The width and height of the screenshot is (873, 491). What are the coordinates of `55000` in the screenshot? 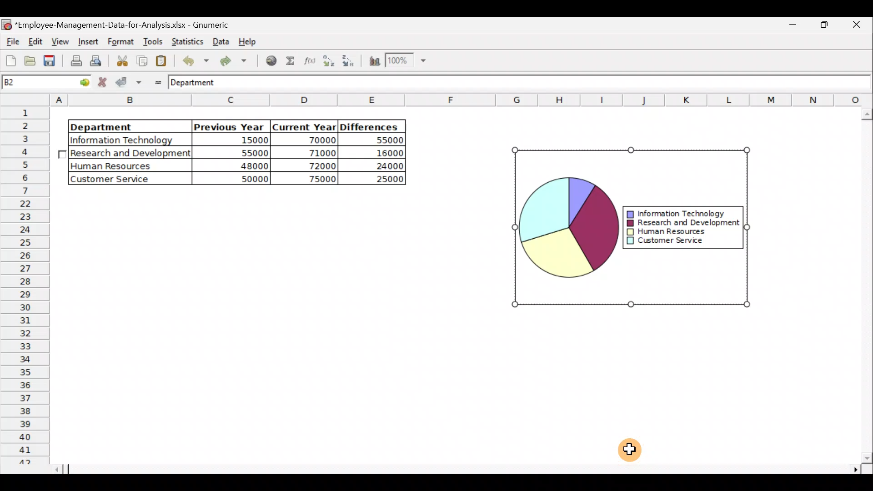 It's located at (249, 153).